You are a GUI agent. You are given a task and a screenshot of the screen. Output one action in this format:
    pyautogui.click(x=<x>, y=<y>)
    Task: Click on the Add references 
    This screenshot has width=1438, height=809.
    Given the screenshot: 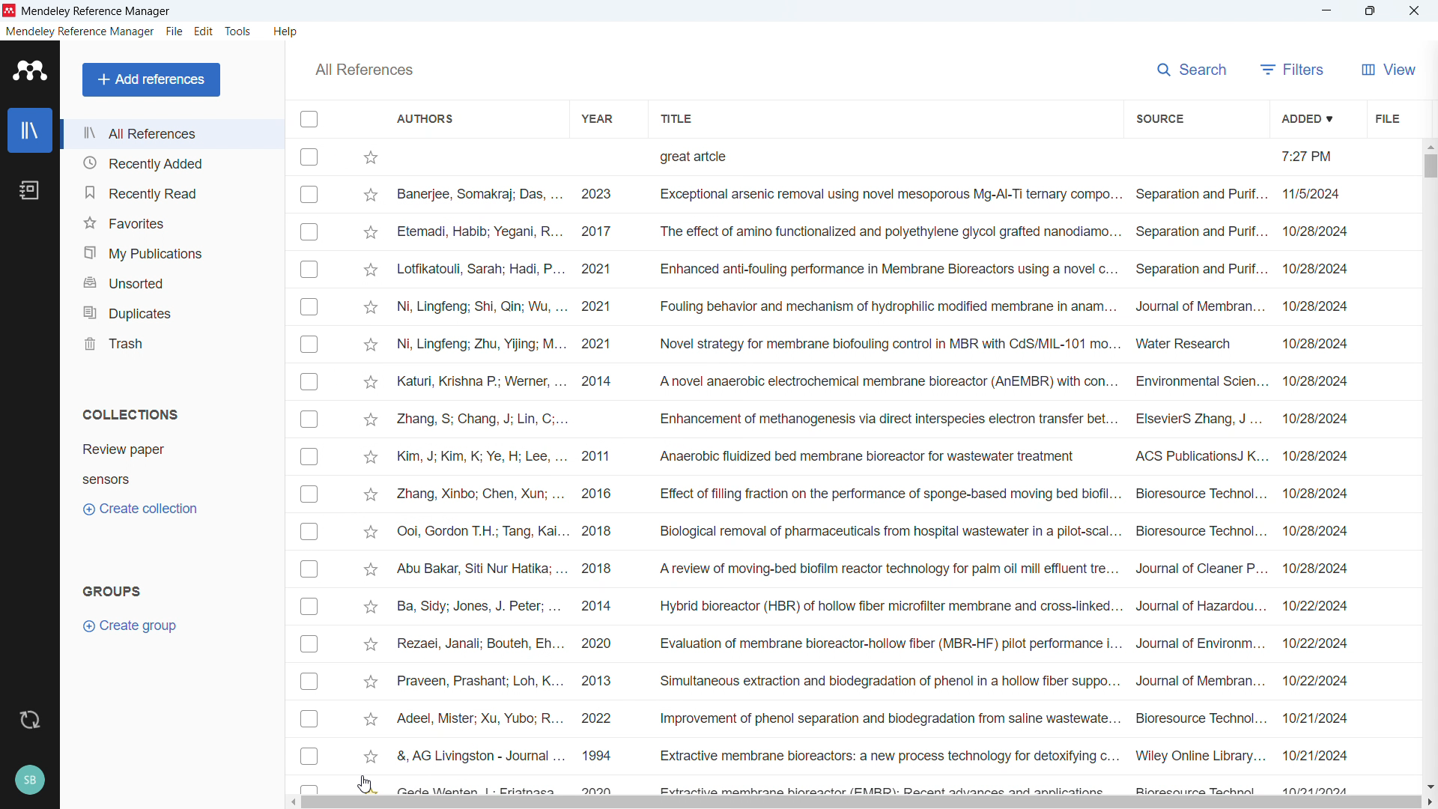 What is the action you would take?
    pyautogui.click(x=152, y=79)
    